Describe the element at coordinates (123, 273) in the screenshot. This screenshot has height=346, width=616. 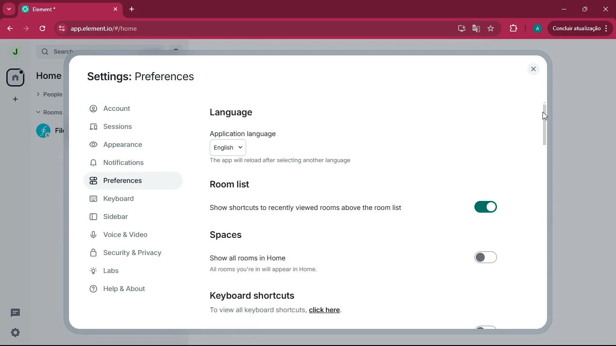
I see `labs` at that location.